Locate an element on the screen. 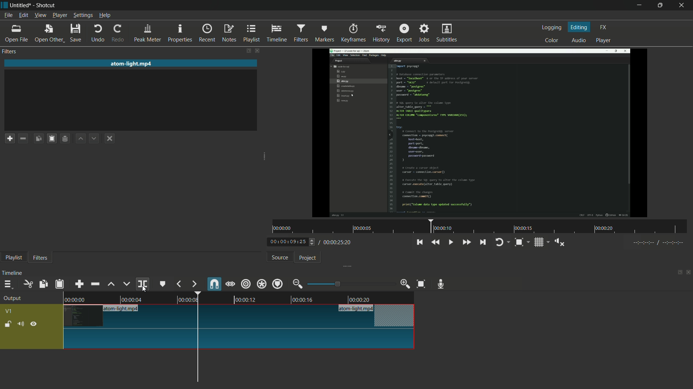  copy checked filters is located at coordinates (44, 284).